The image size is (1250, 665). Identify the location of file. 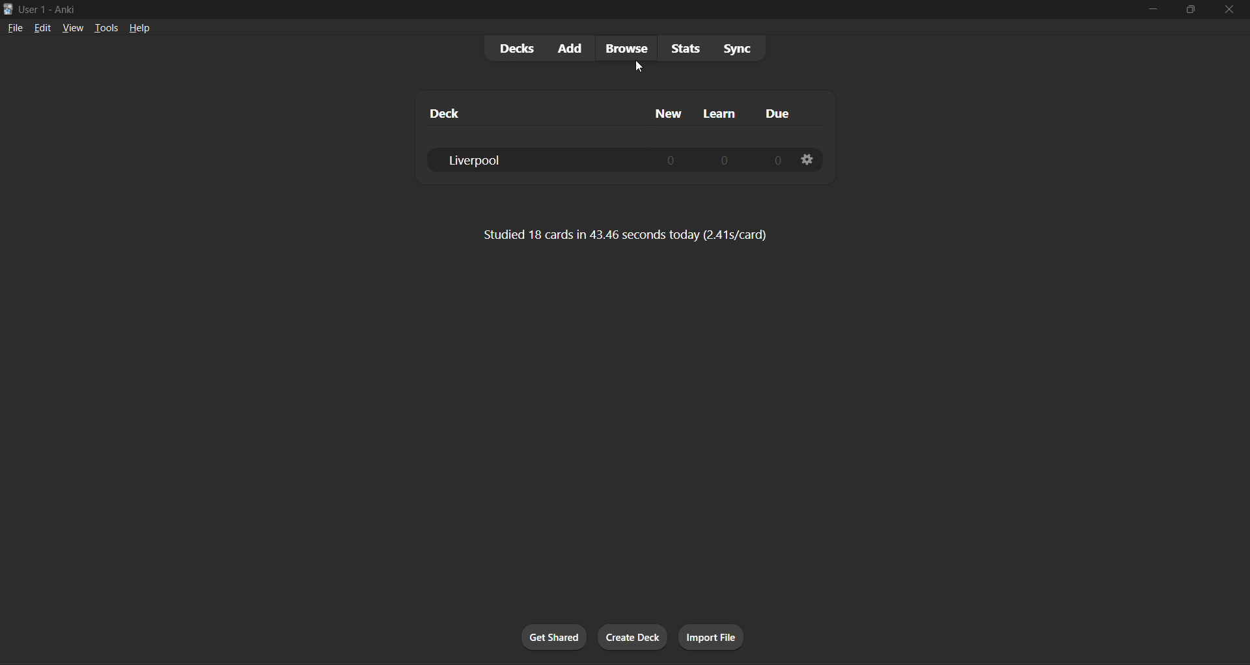
(16, 29).